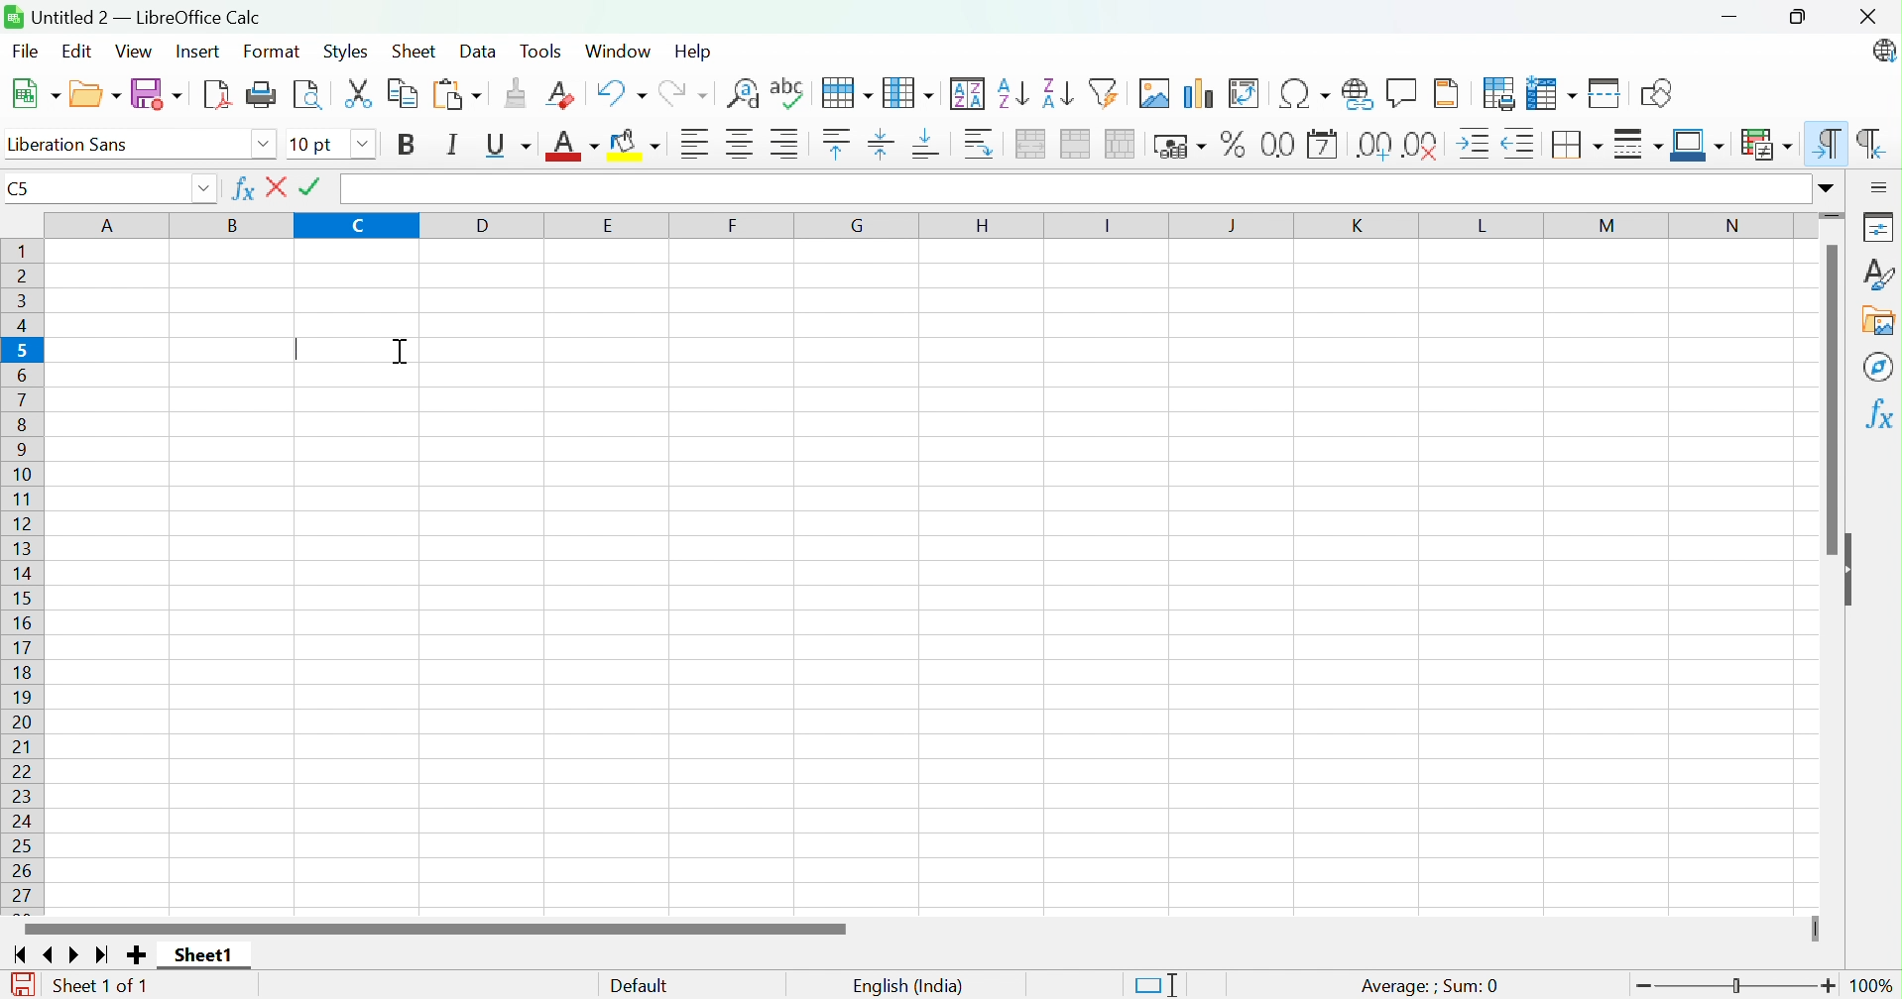 The height and width of the screenshot is (999, 1902). What do you see at coordinates (17, 985) in the screenshot?
I see `The document has been modified. Click to save the document` at bounding box center [17, 985].